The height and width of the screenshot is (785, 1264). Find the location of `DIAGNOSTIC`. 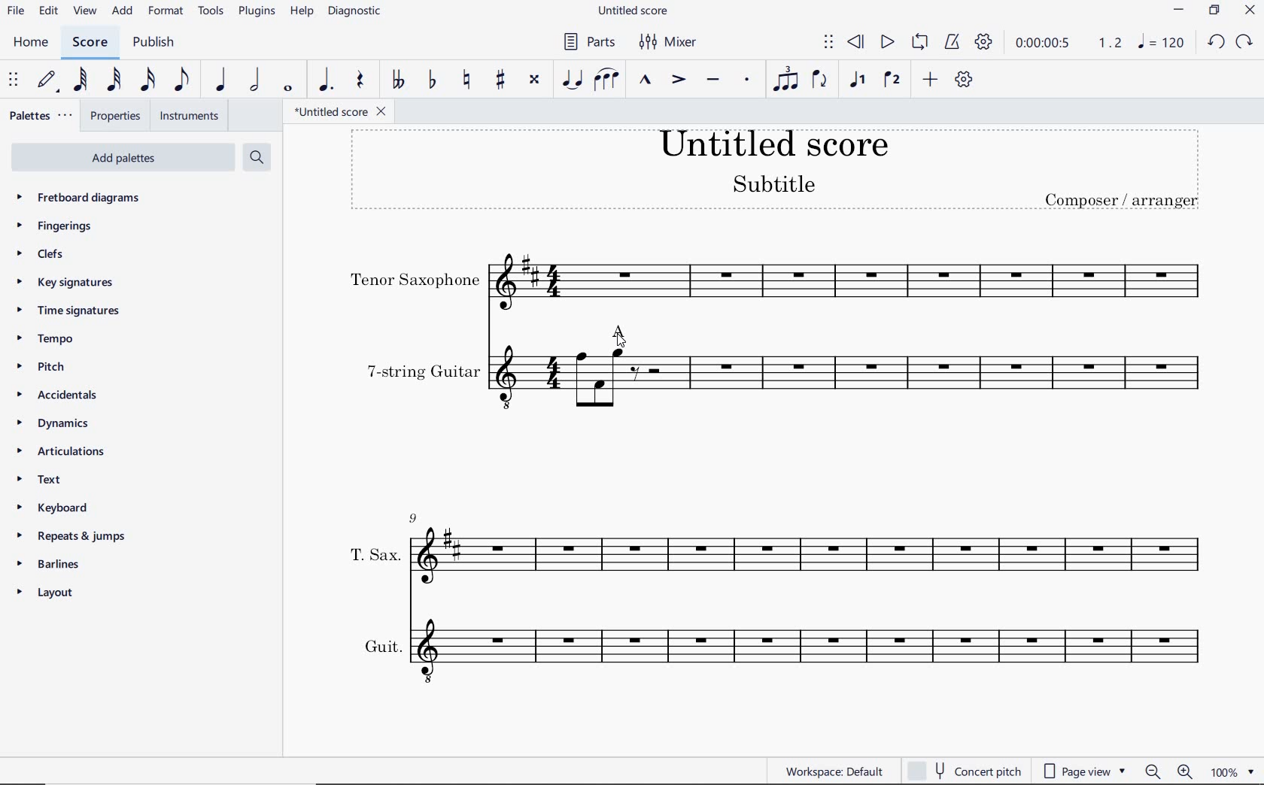

DIAGNOSTIC is located at coordinates (357, 14).